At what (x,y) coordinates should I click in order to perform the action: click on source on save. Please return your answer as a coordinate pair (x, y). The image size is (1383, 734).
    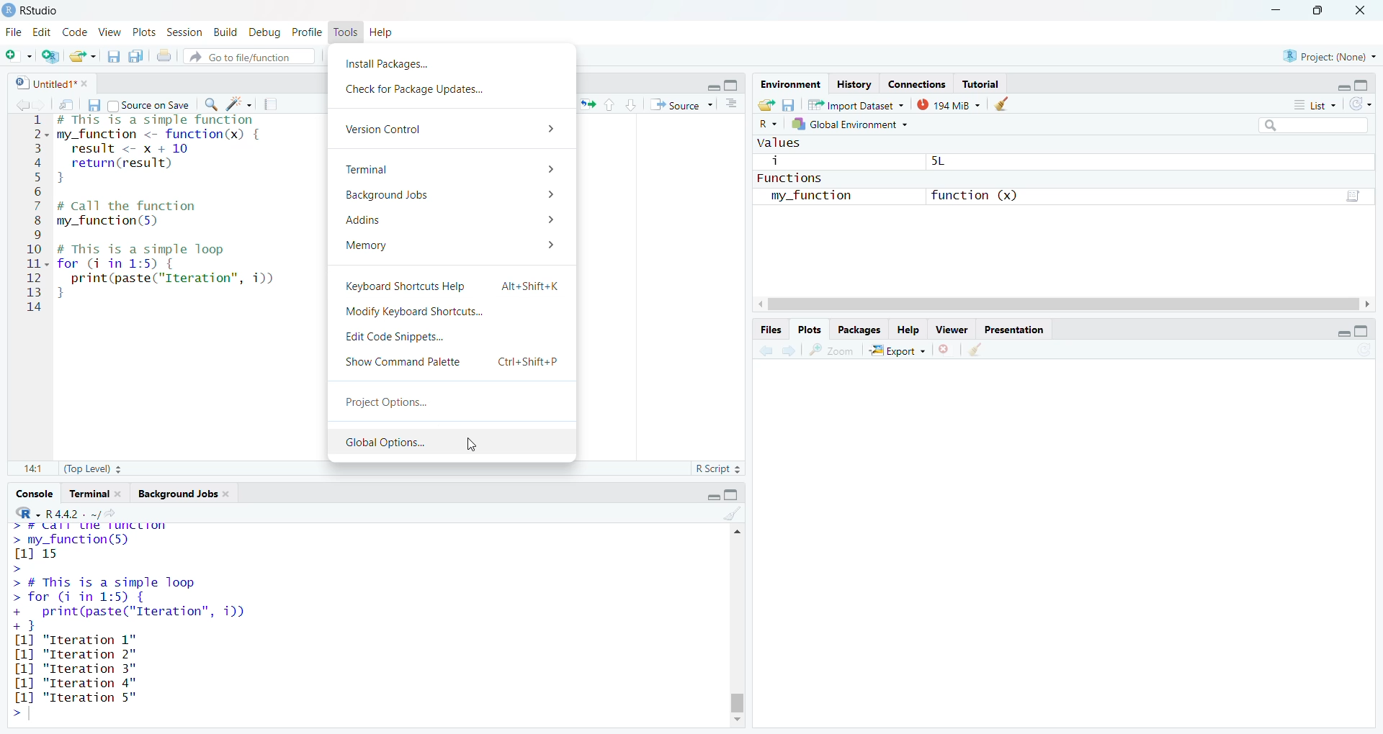
    Looking at the image, I should click on (149, 104).